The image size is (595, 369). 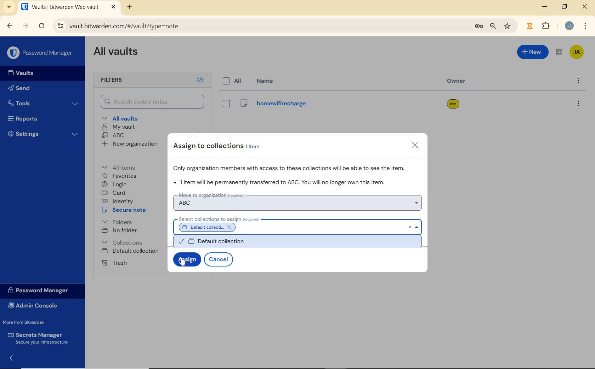 What do you see at coordinates (40, 118) in the screenshot?
I see `Reports` at bounding box center [40, 118].